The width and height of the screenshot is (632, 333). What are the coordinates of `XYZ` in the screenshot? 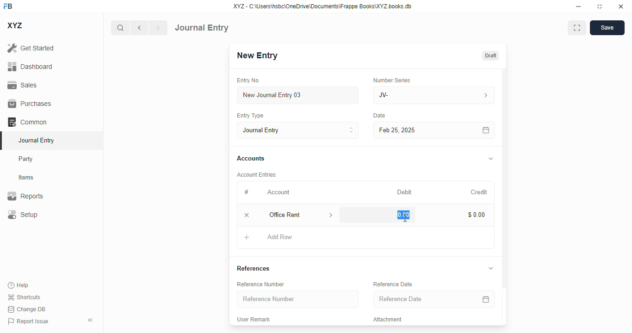 It's located at (15, 25).